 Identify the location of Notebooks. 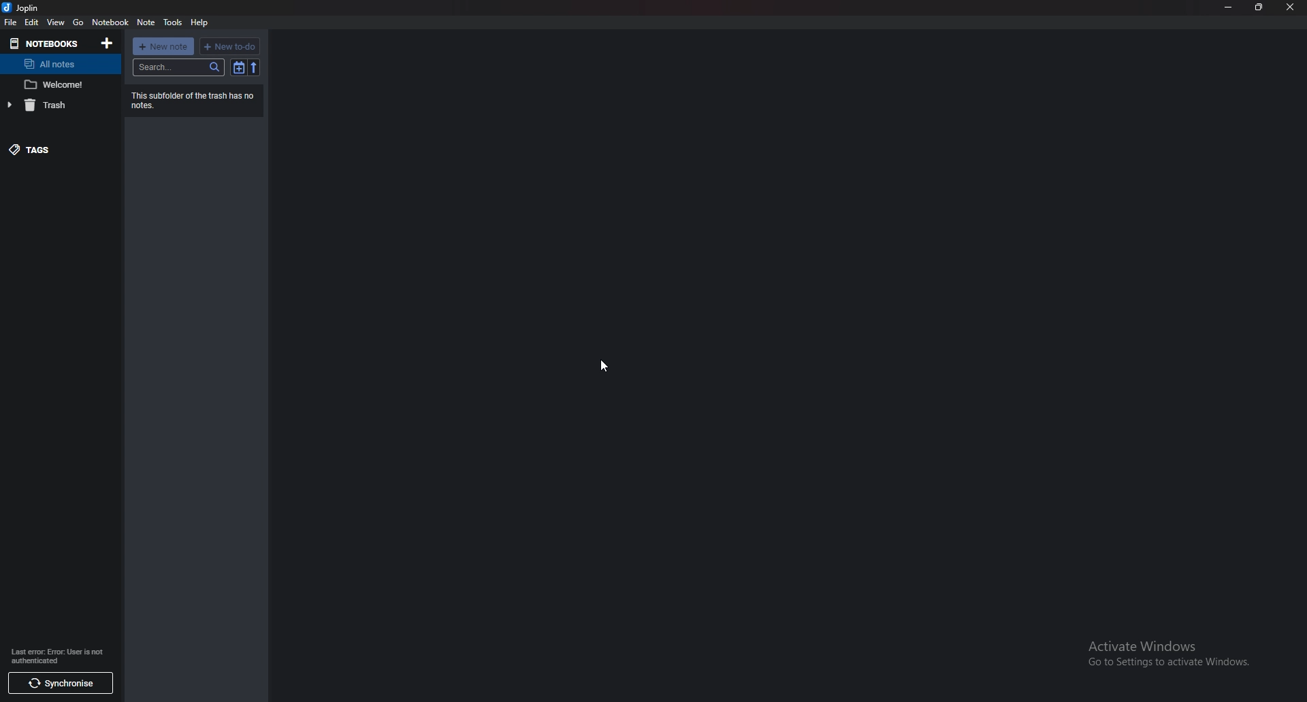
(49, 44).